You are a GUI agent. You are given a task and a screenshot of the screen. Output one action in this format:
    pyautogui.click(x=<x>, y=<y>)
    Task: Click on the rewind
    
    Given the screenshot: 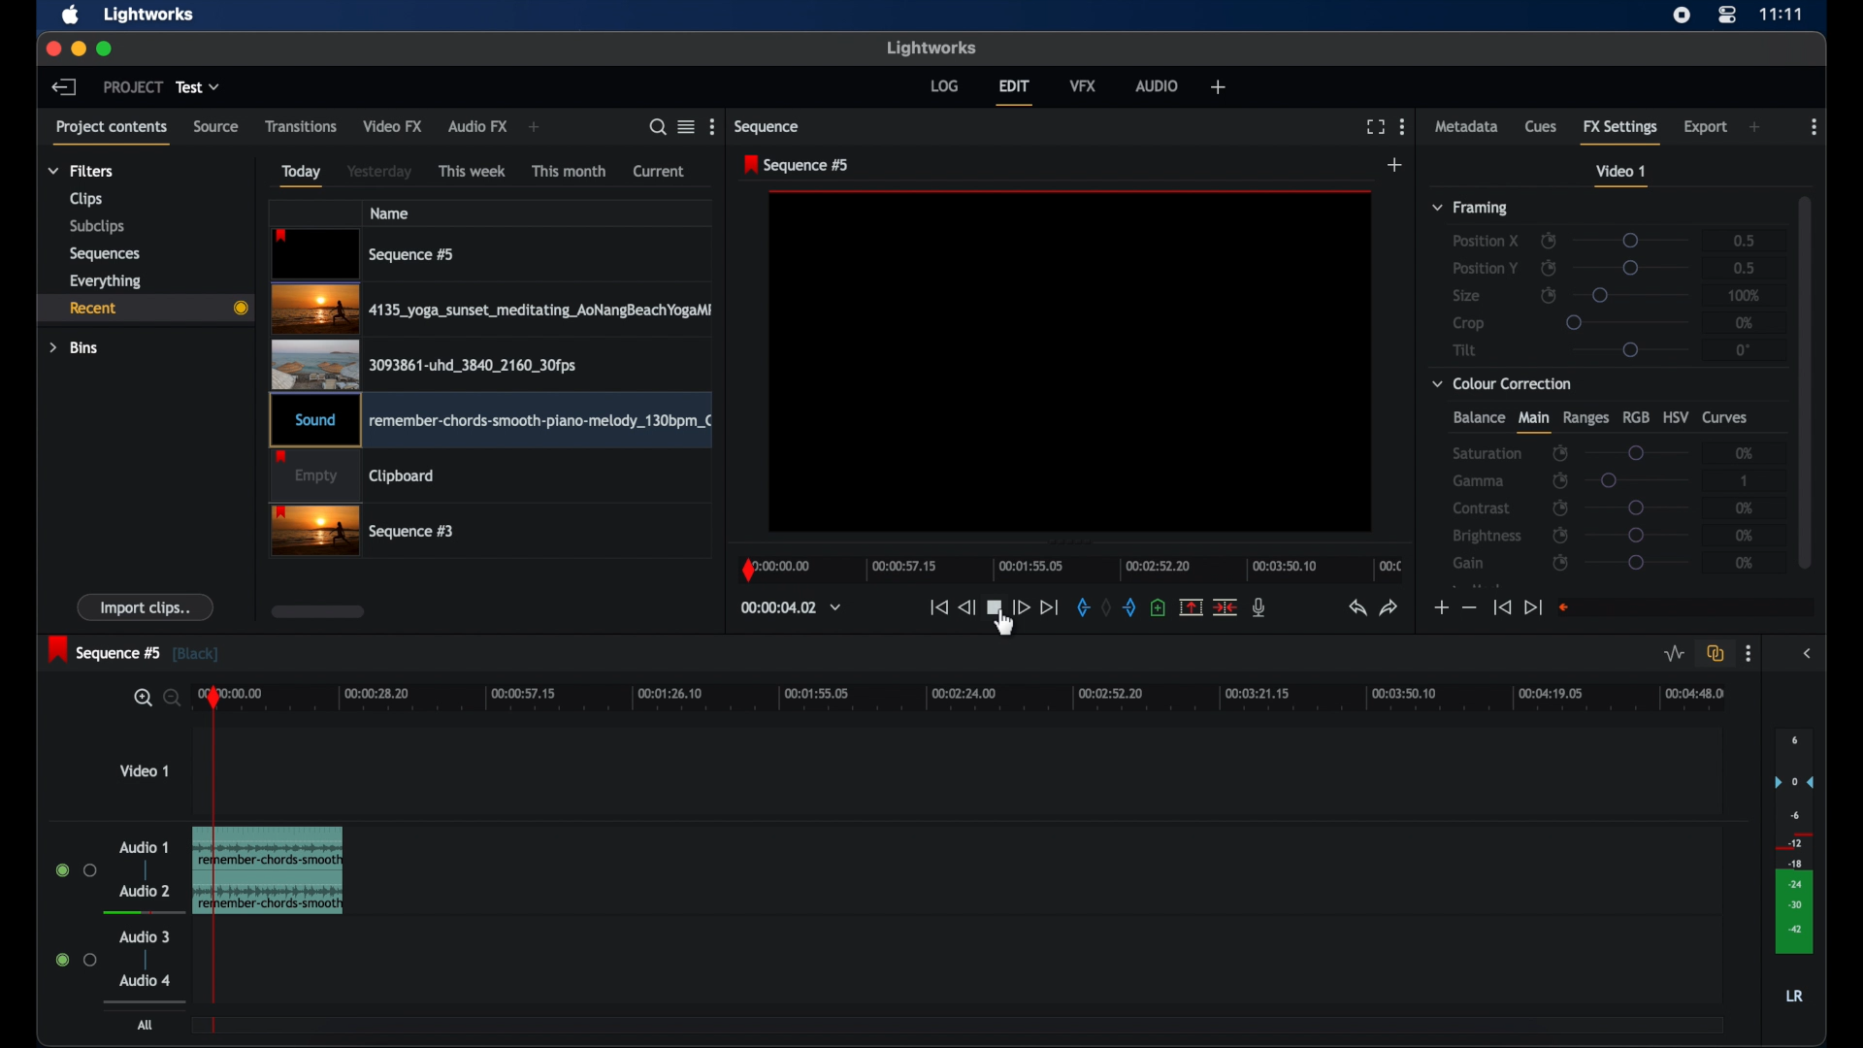 What is the action you would take?
    pyautogui.click(x=965, y=607)
    